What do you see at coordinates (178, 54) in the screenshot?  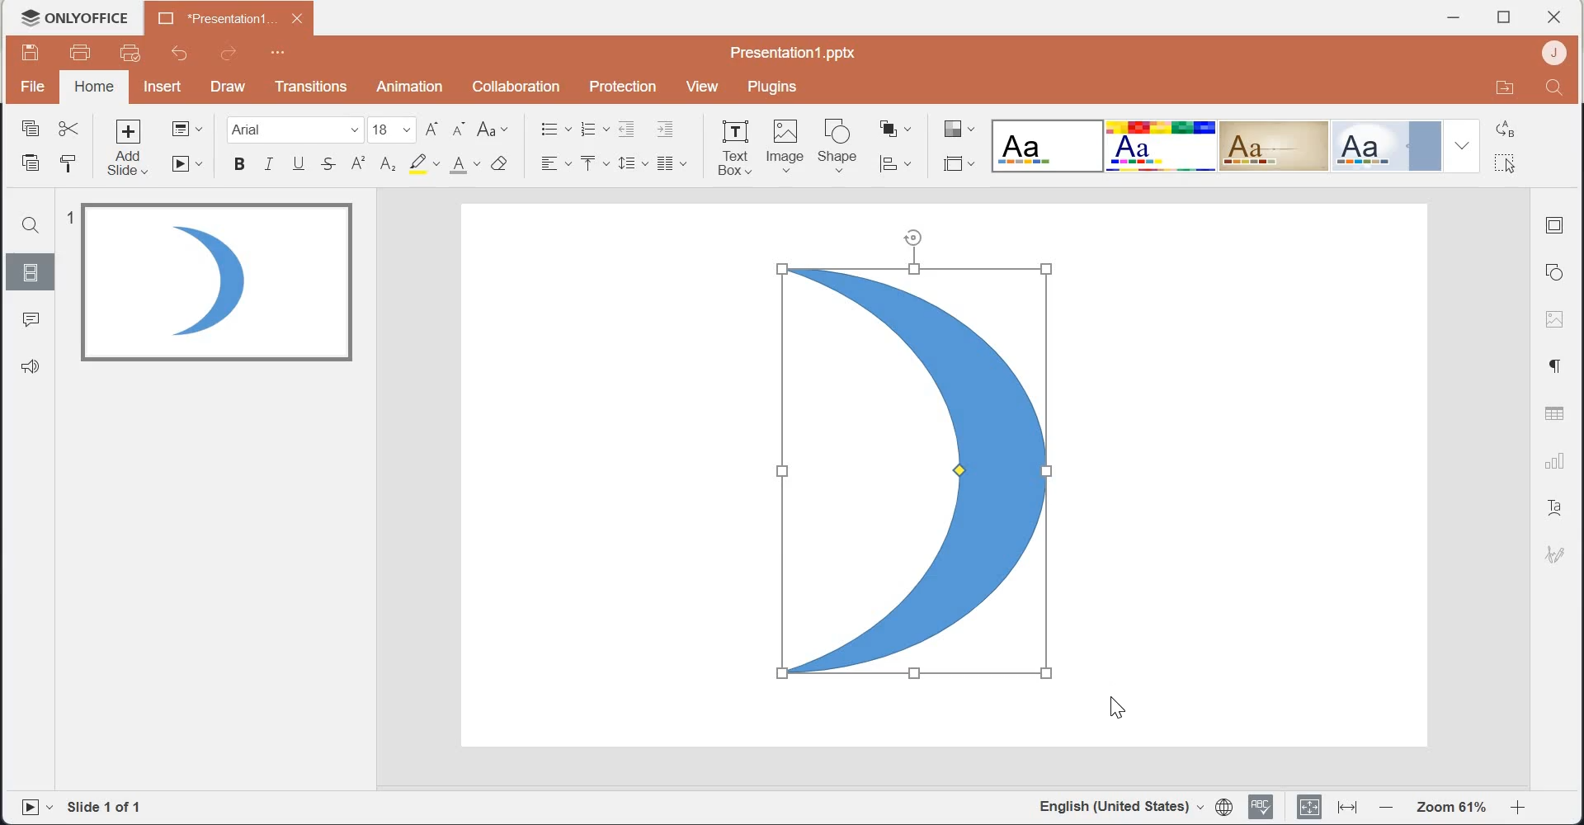 I see `Undo` at bounding box center [178, 54].